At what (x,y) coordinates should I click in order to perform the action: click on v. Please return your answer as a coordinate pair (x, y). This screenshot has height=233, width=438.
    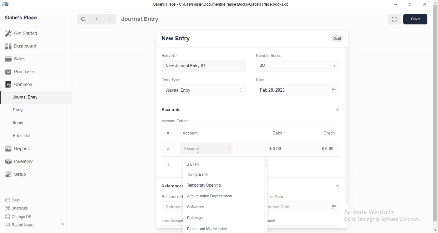
    Looking at the image, I should click on (341, 185).